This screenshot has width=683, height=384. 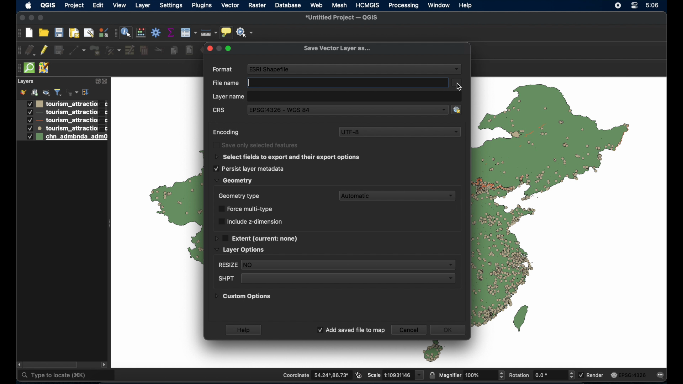 What do you see at coordinates (368, 5) in the screenshot?
I see `HCMGIS` at bounding box center [368, 5].